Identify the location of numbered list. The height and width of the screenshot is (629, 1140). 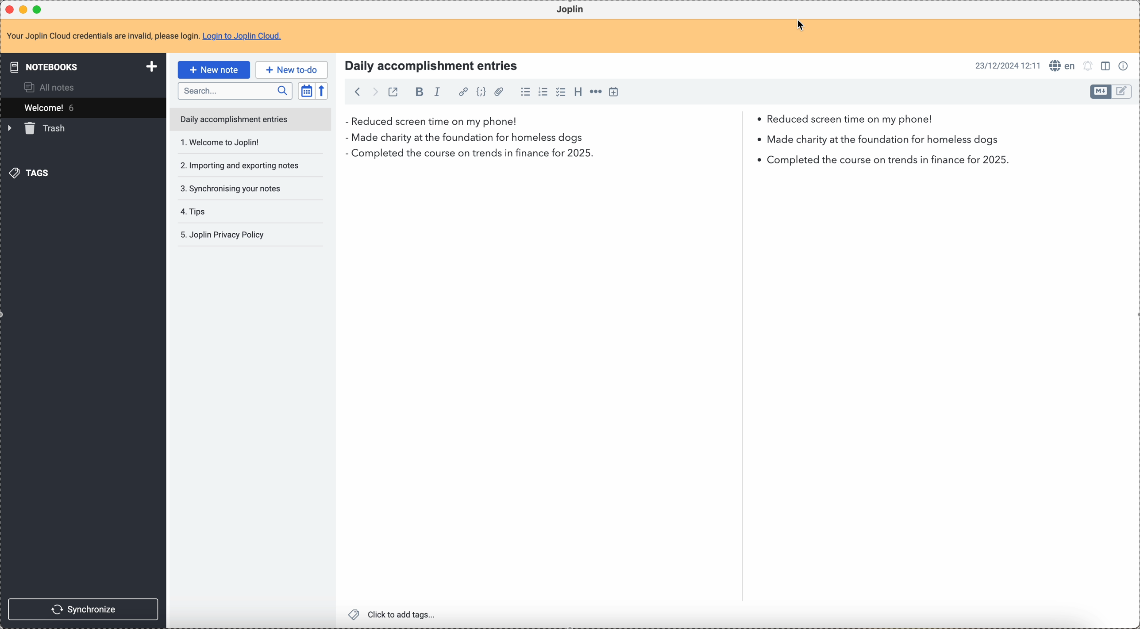
(543, 93).